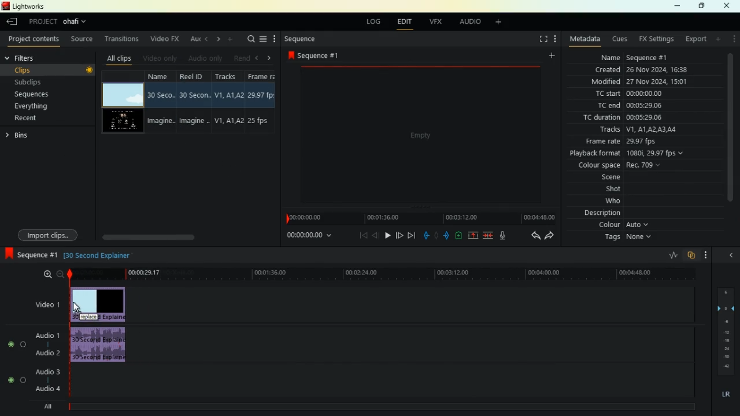  Describe the element at coordinates (690, 257) in the screenshot. I see `overlap` at that location.